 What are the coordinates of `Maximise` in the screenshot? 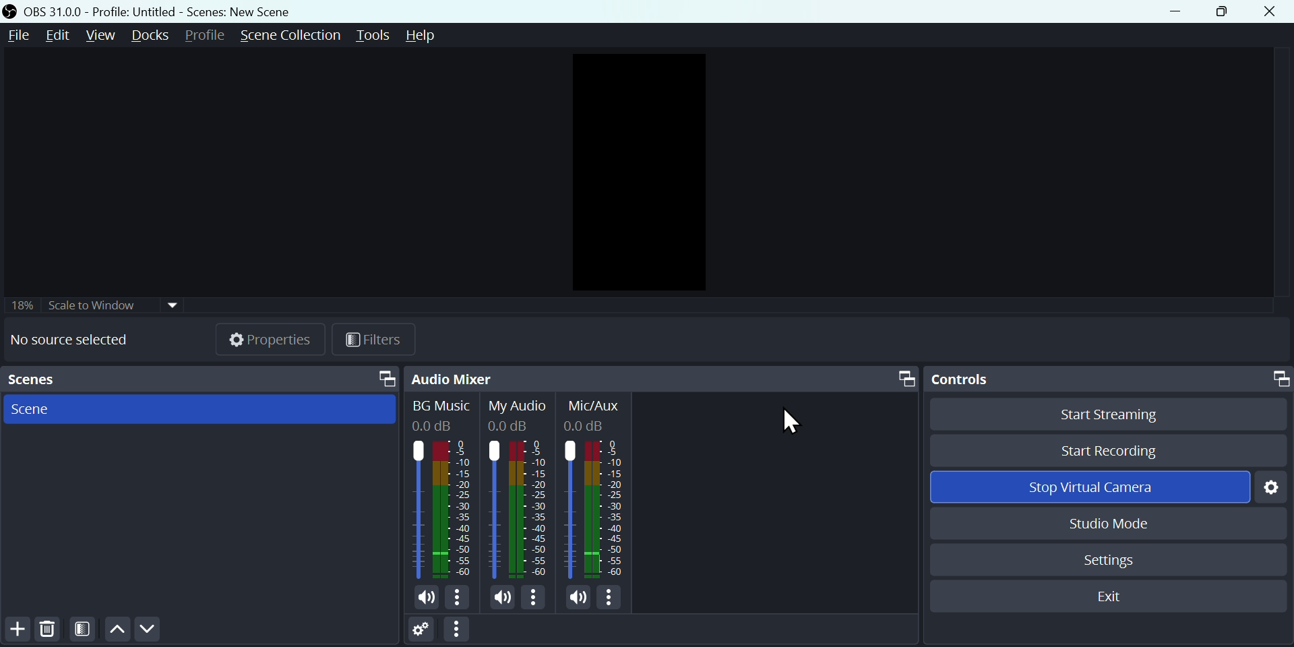 It's located at (1219, 13).